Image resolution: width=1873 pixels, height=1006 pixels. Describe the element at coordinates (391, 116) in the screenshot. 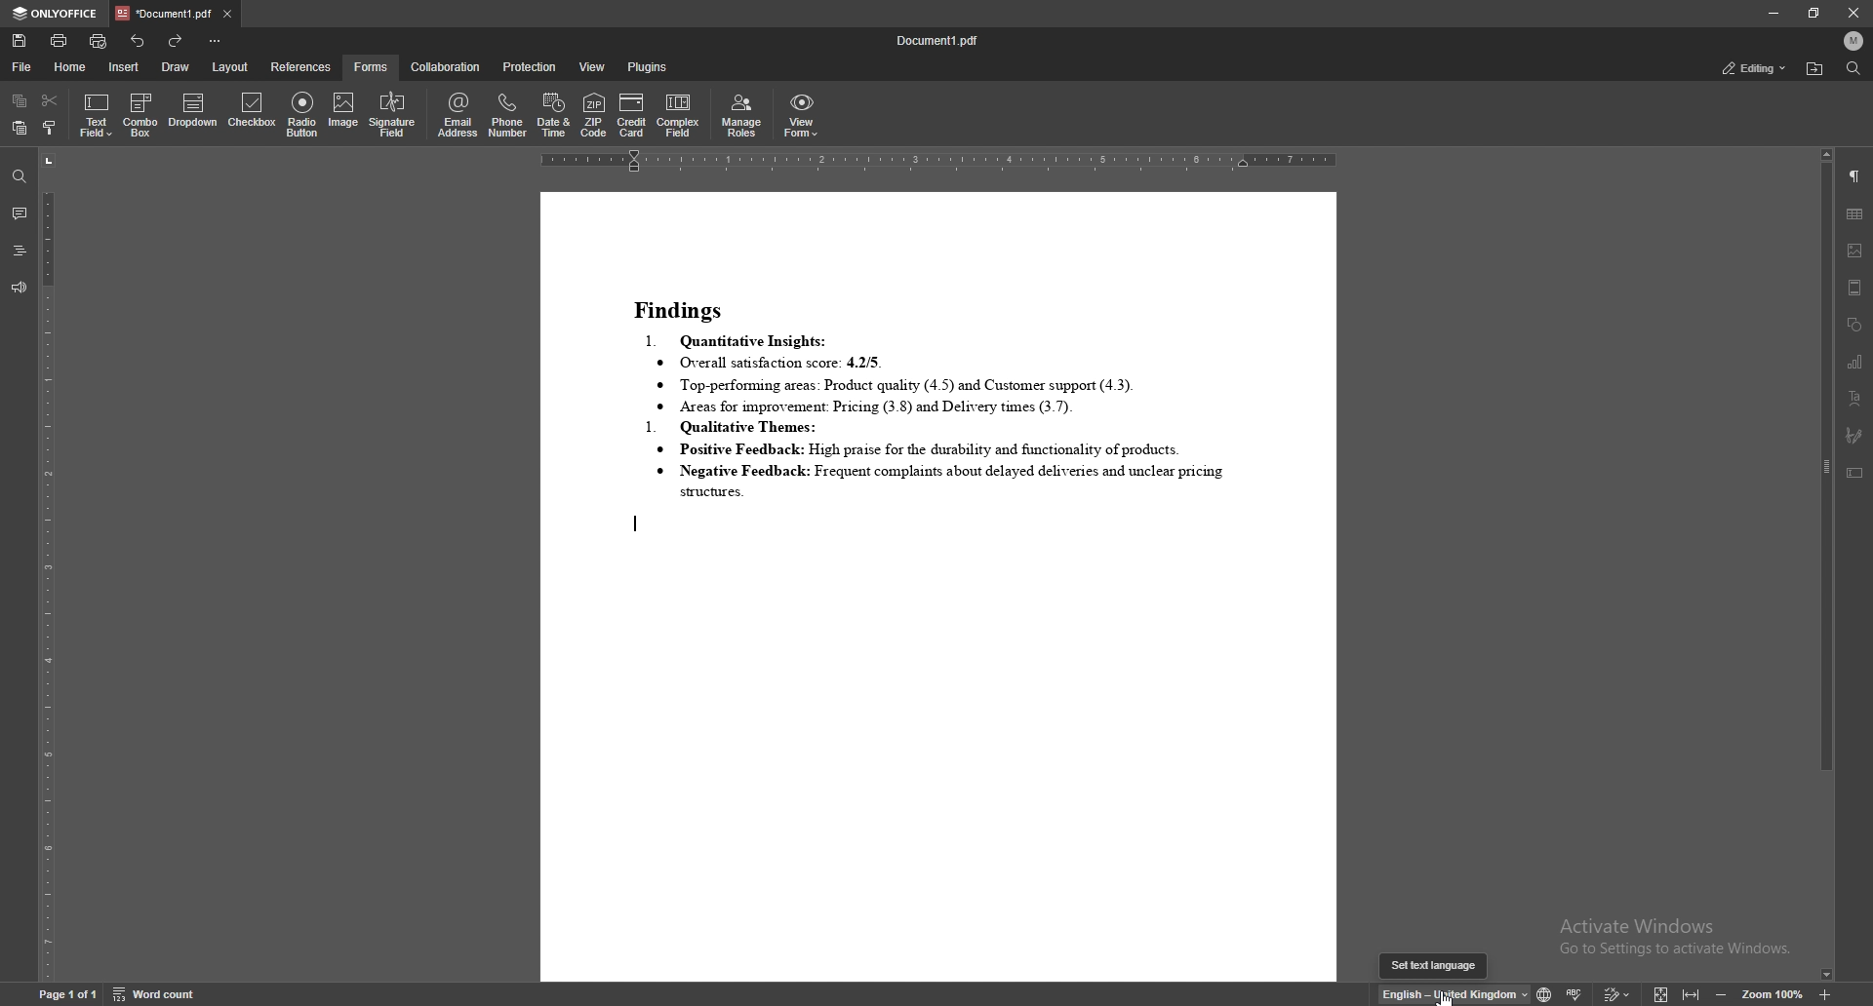

I see `signature field` at that location.